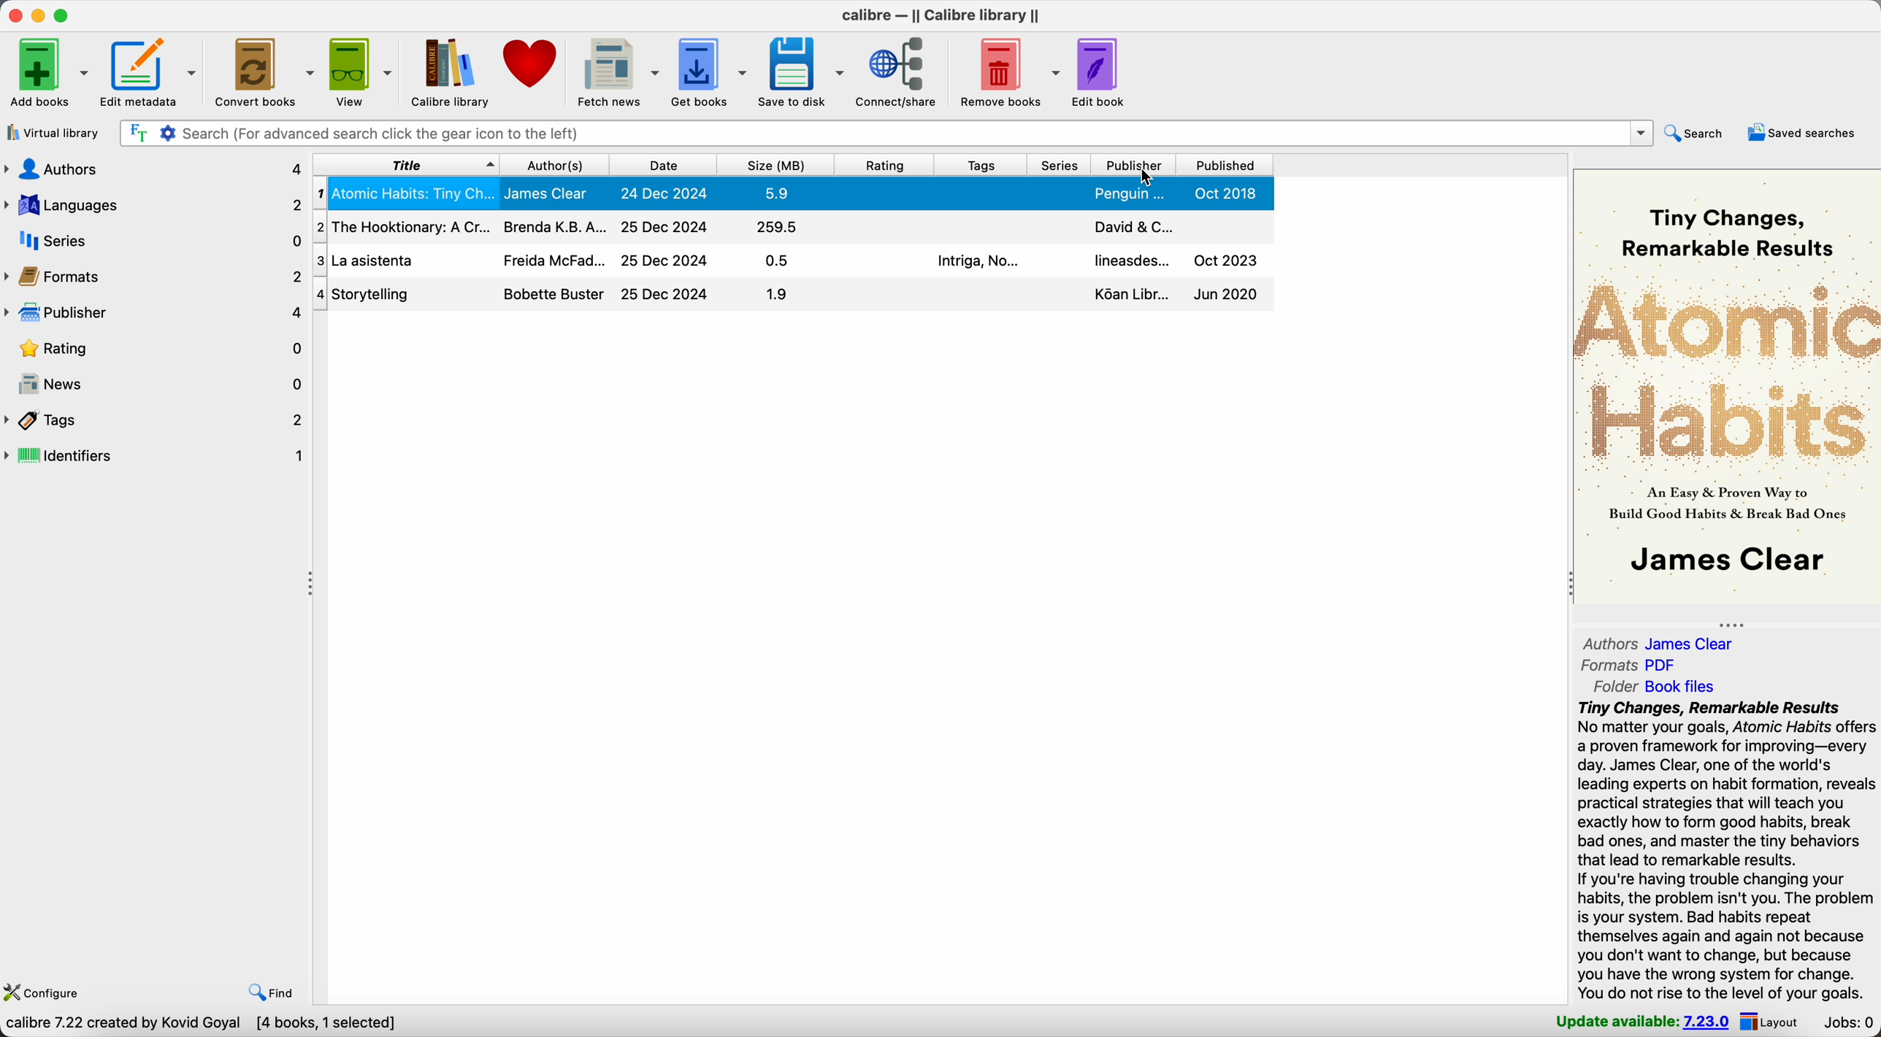 The image size is (1881, 1037). Describe the element at coordinates (666, 227) in the screenshot. I see `25 Dec 2024` at that location.